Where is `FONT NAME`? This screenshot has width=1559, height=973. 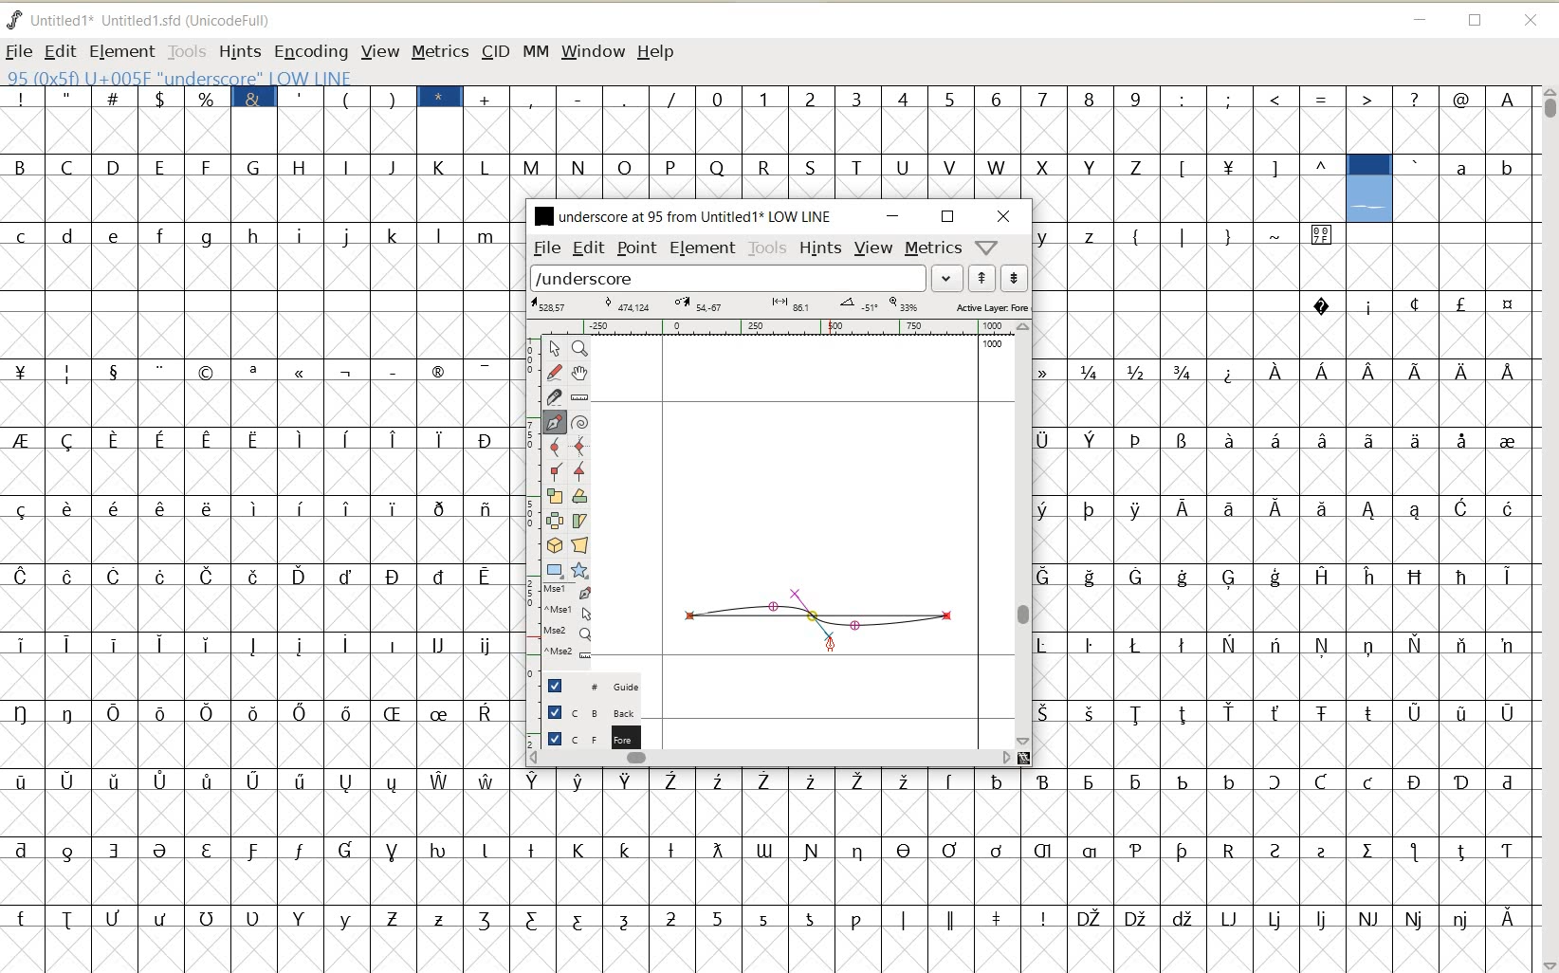 FONT NAME is located at coordinates (681, 215).